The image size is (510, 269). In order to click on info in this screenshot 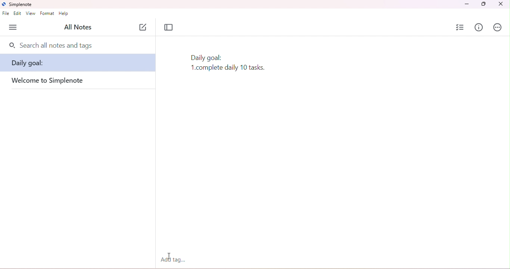, I will do `click(478, 27)`.